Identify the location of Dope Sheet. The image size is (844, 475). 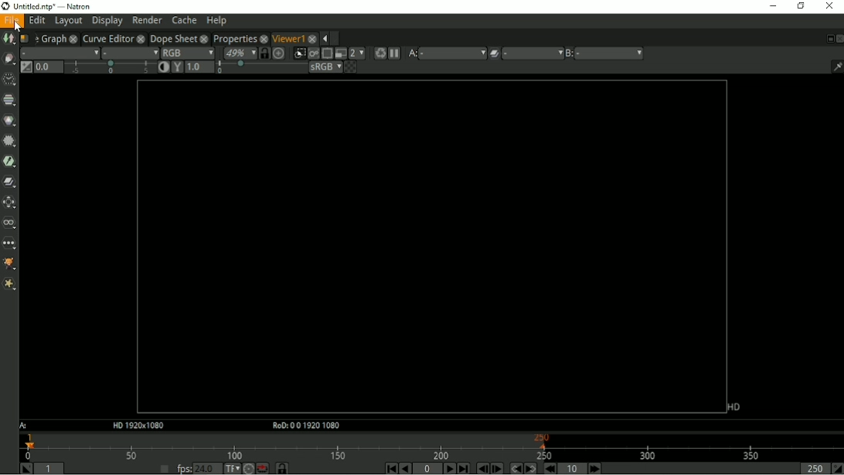
(173, 38).